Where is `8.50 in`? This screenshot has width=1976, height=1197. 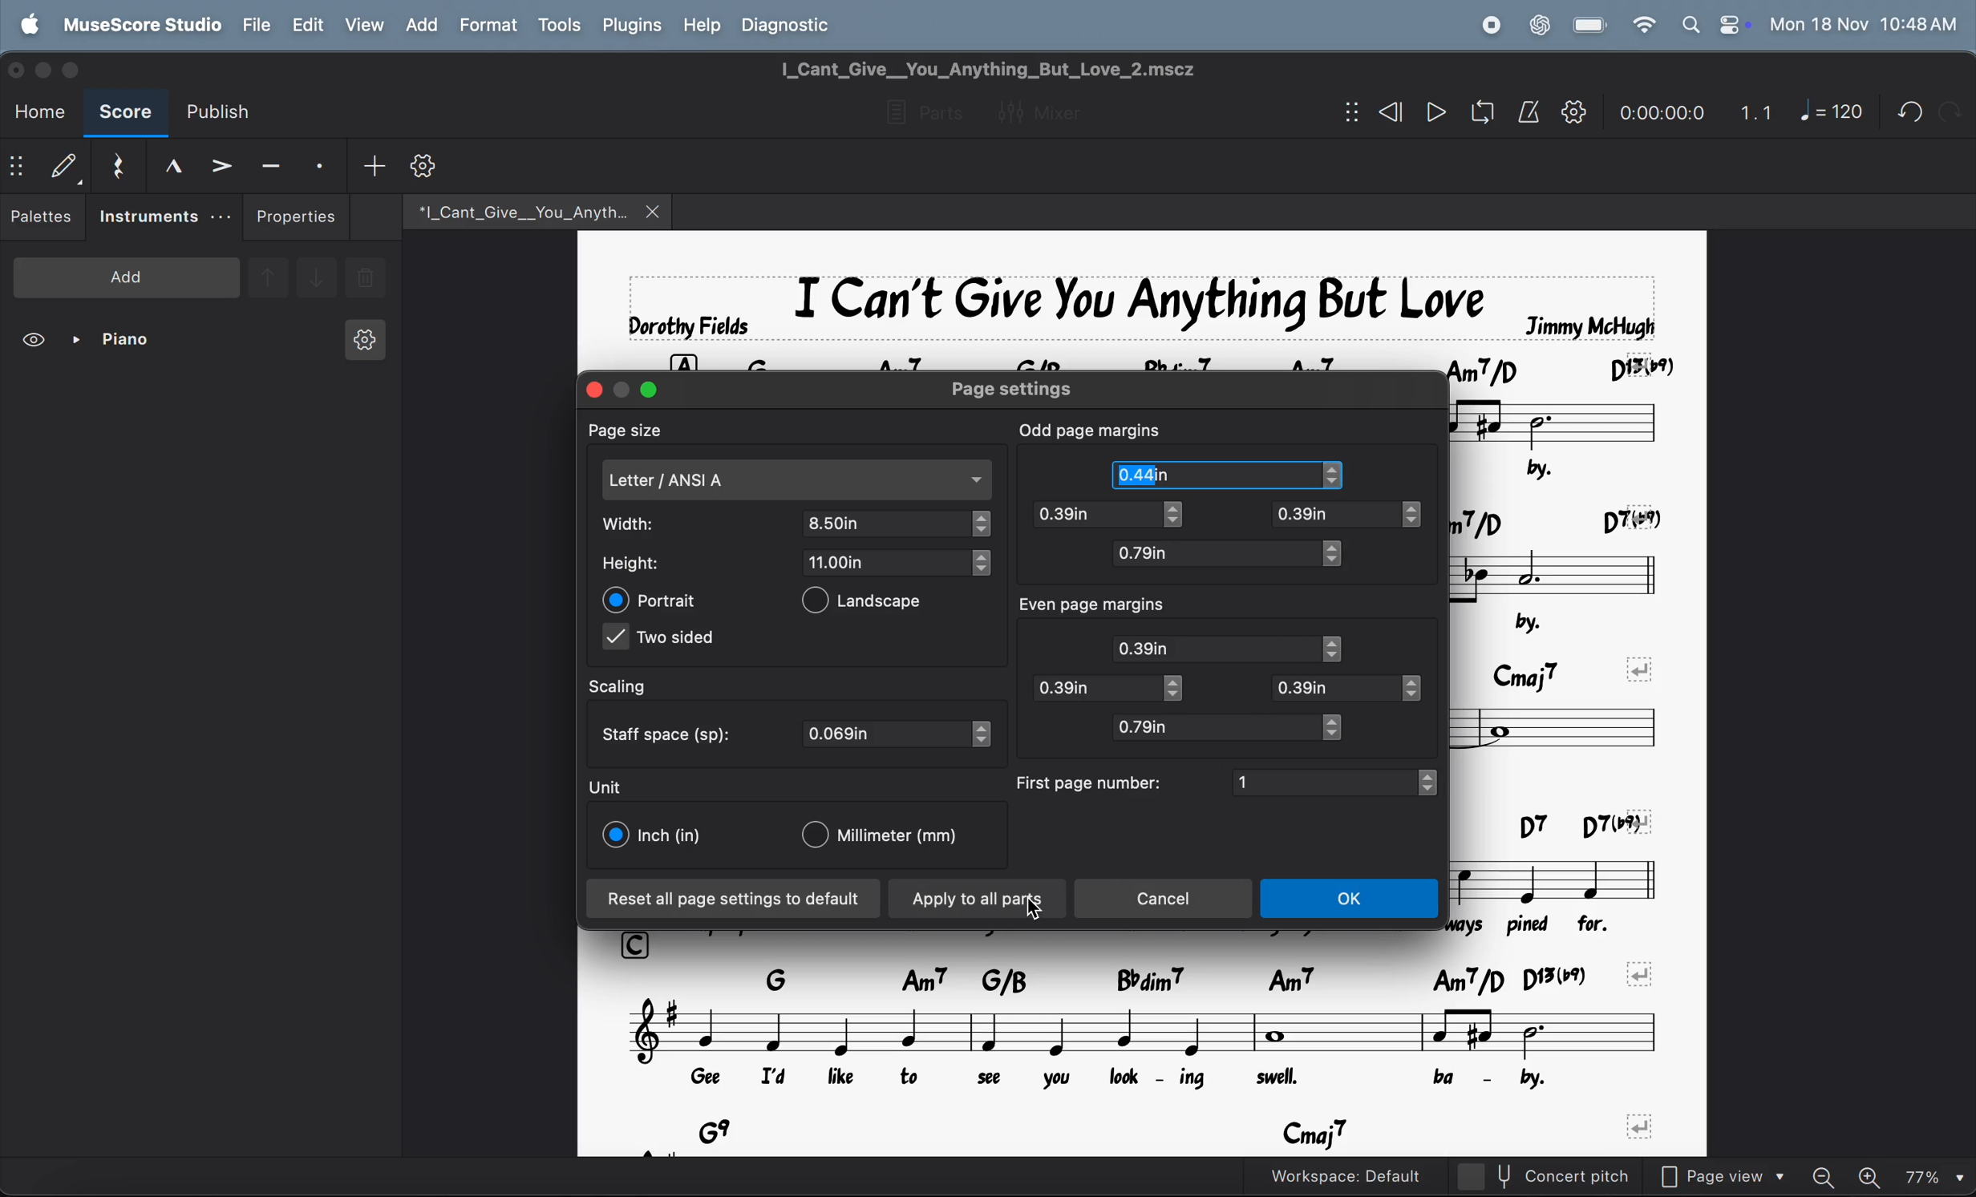 8.50 in is located at coordinates (887, 523).